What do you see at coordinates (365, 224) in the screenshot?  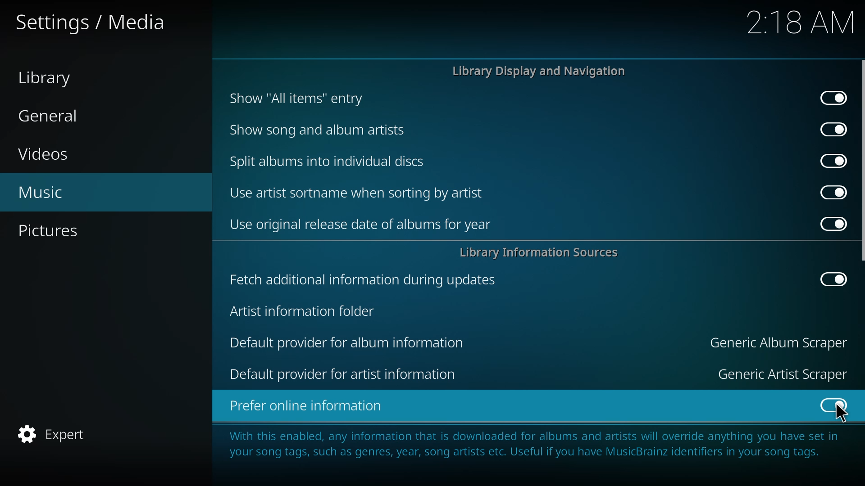 I see `use original release date of albums` at bounding box center [365, 224].